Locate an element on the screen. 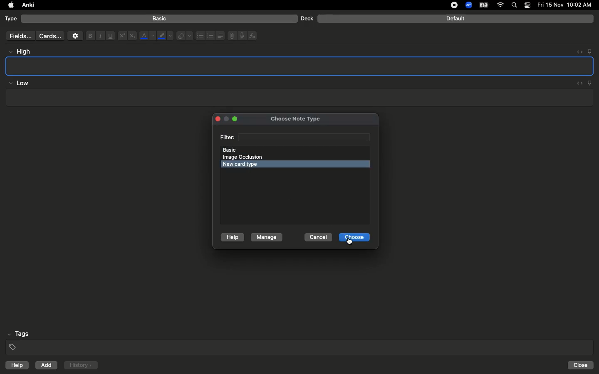 The image size is (599, 374). Cancel is located at coordinates (318, 237).